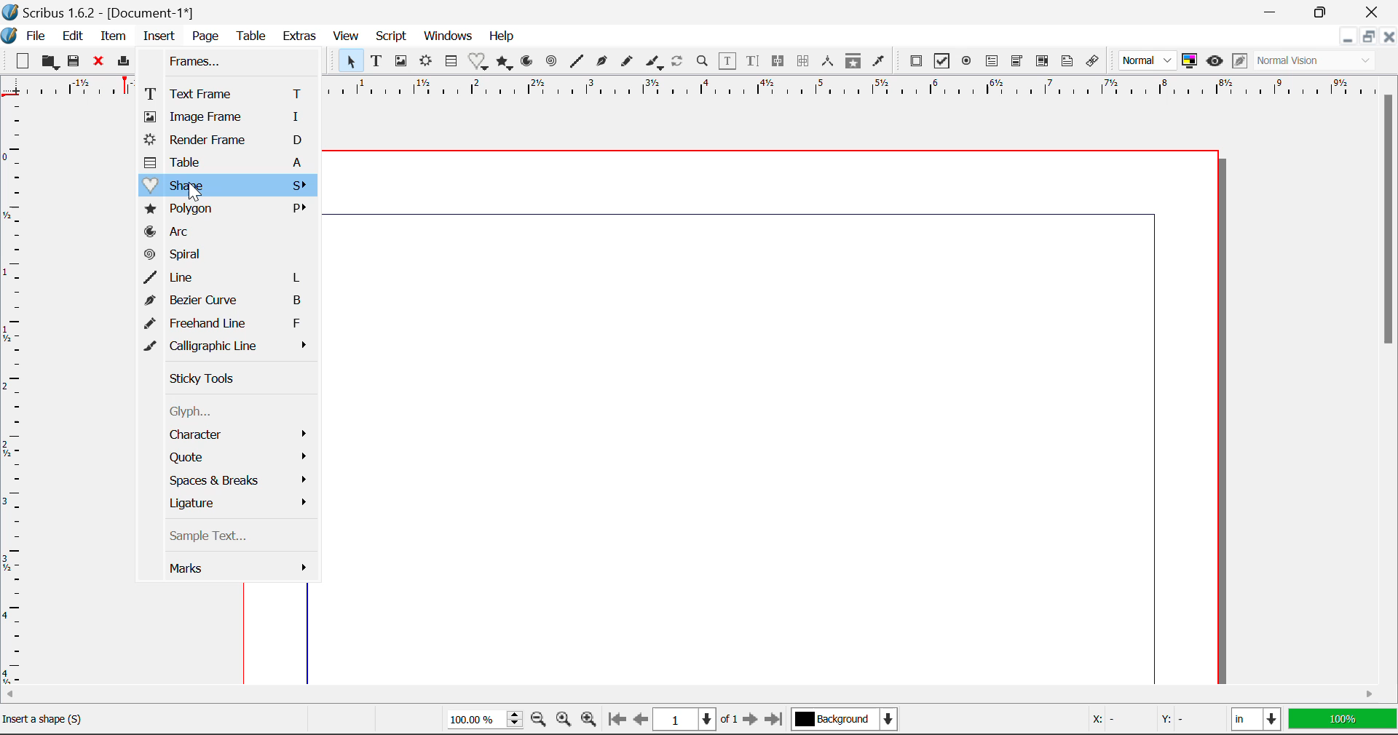 The image size is (1398, 735). What do you see at coordinates (224, 118) in the screenshot?
I see `Image Frame` at bounding box center [224, 118].